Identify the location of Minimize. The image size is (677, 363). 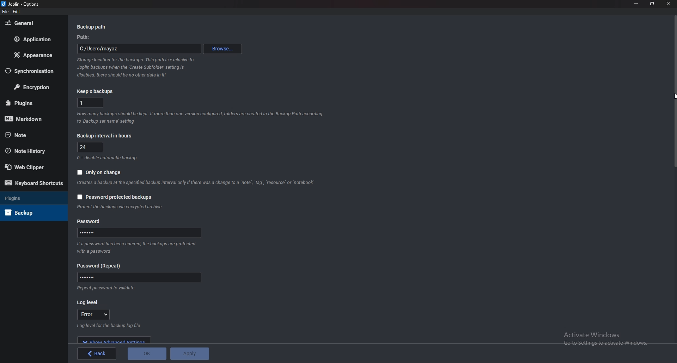
(637, 4).